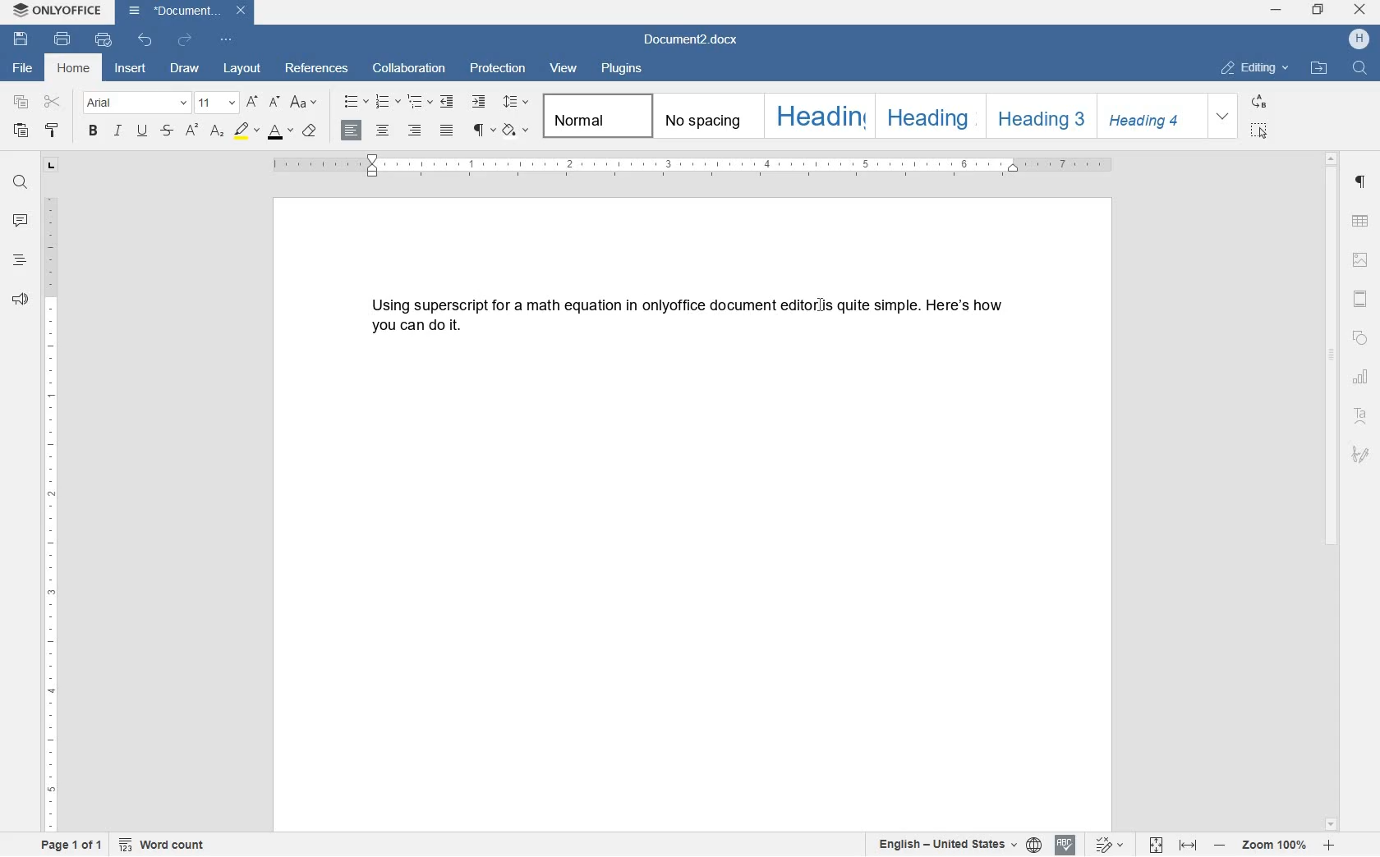  I want to click on font size, so click(216, 102).